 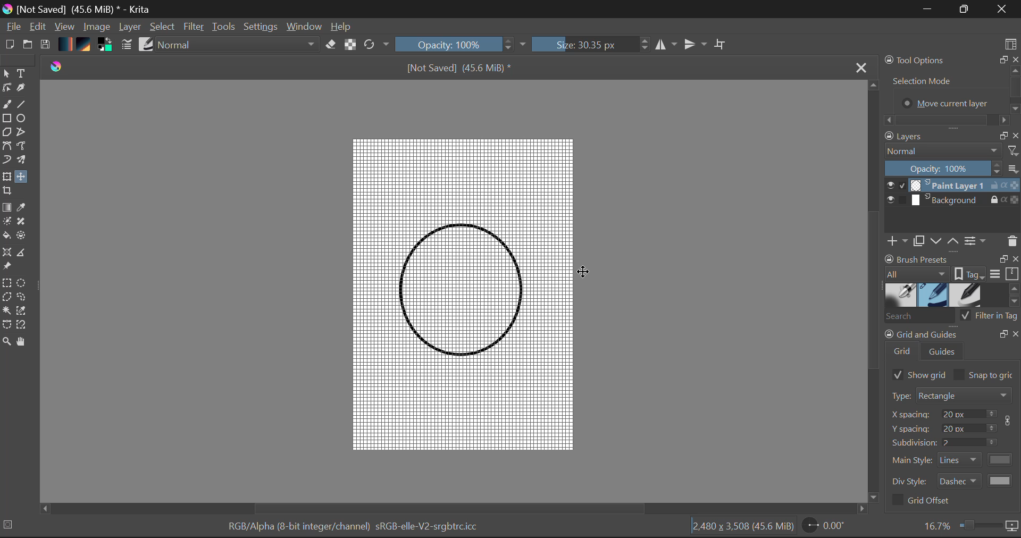 What do you see at coordinates (7, 253) in the screenshot?
I see `Assistant Tool` at bounding box center [7, 253].